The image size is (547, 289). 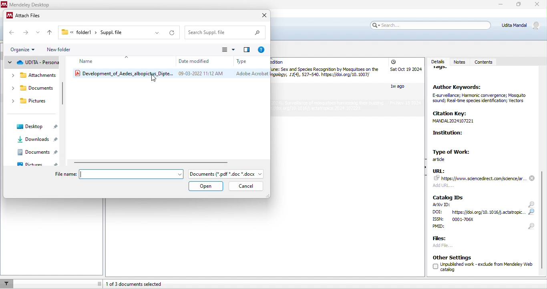 What do you see at coordinates (485, 62) in the screenshot?
I see `contents` at bounding box center [485, 62].